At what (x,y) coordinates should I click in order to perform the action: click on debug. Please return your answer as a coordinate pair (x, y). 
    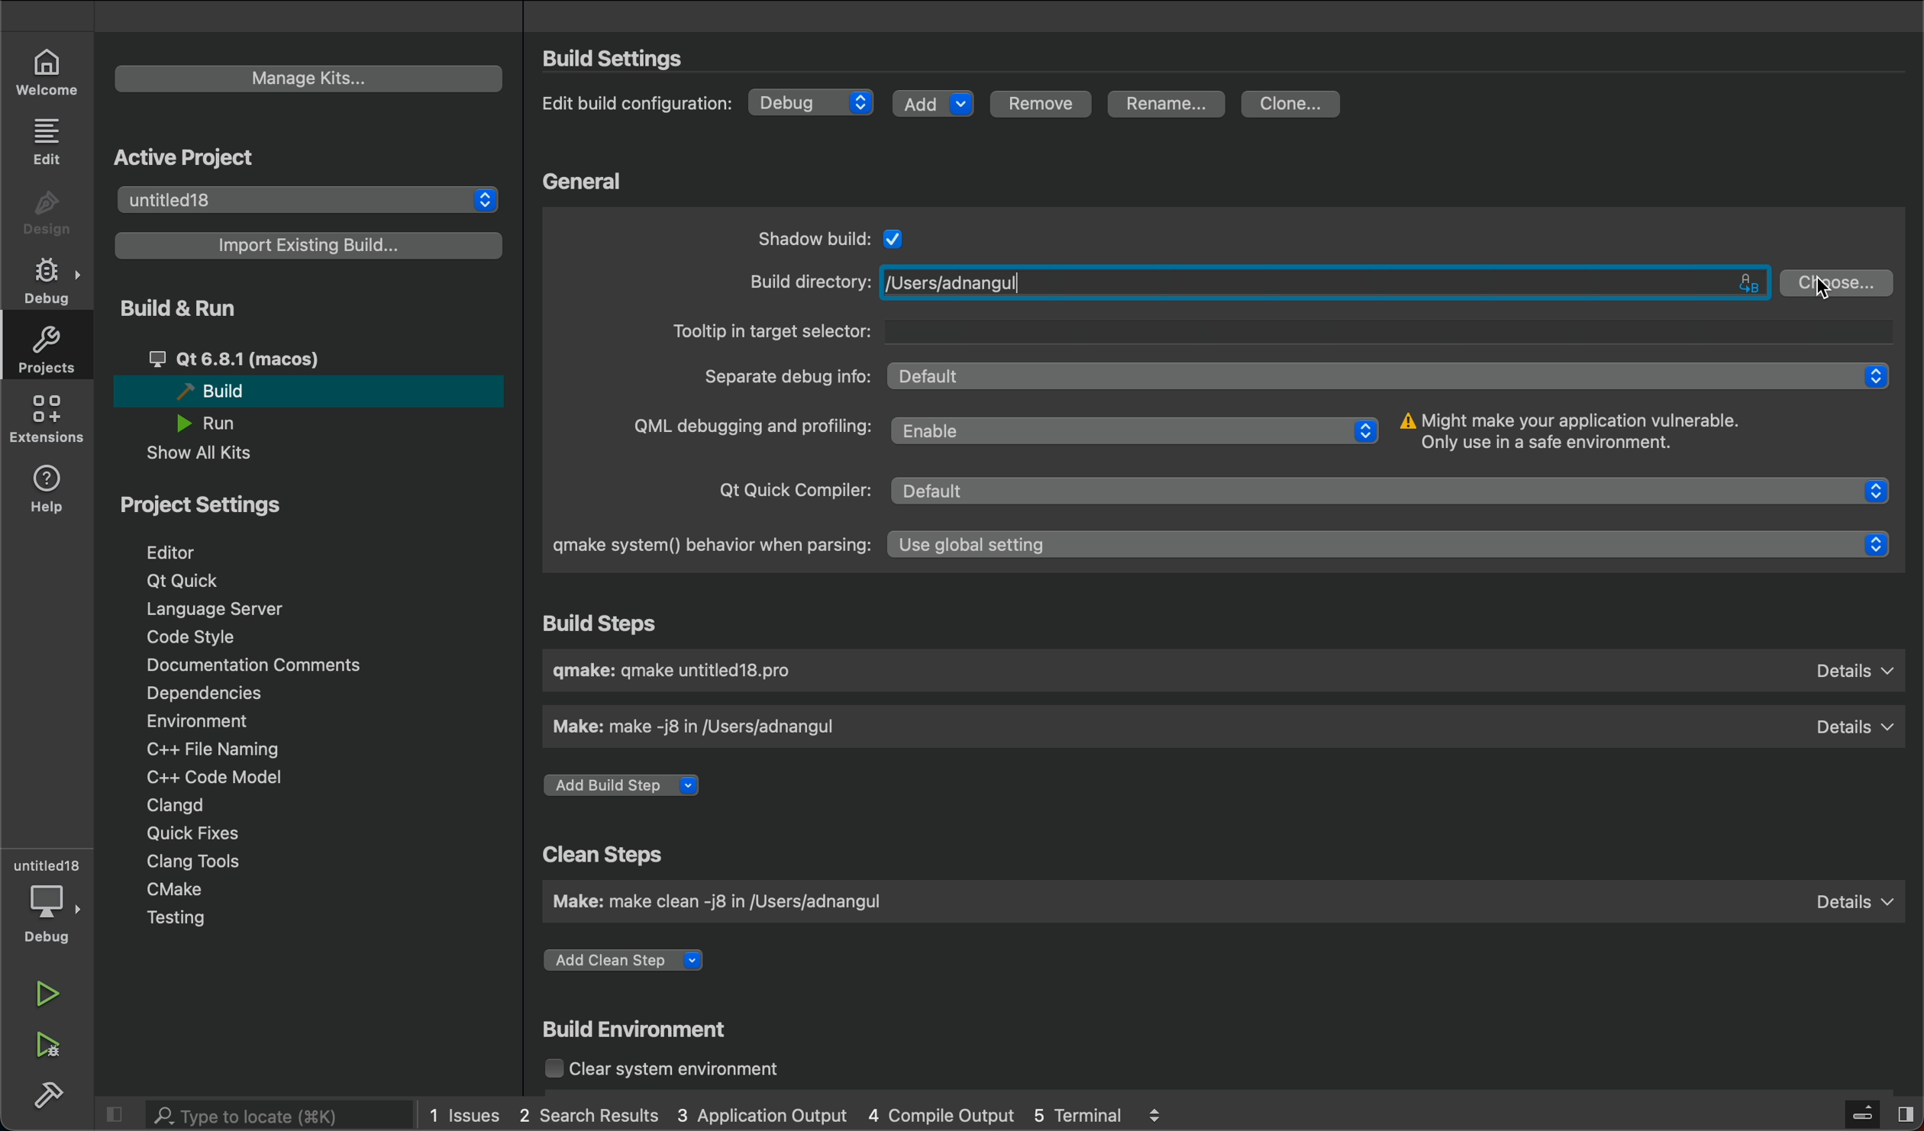
    Looking at the image, I should click on (52, 282).